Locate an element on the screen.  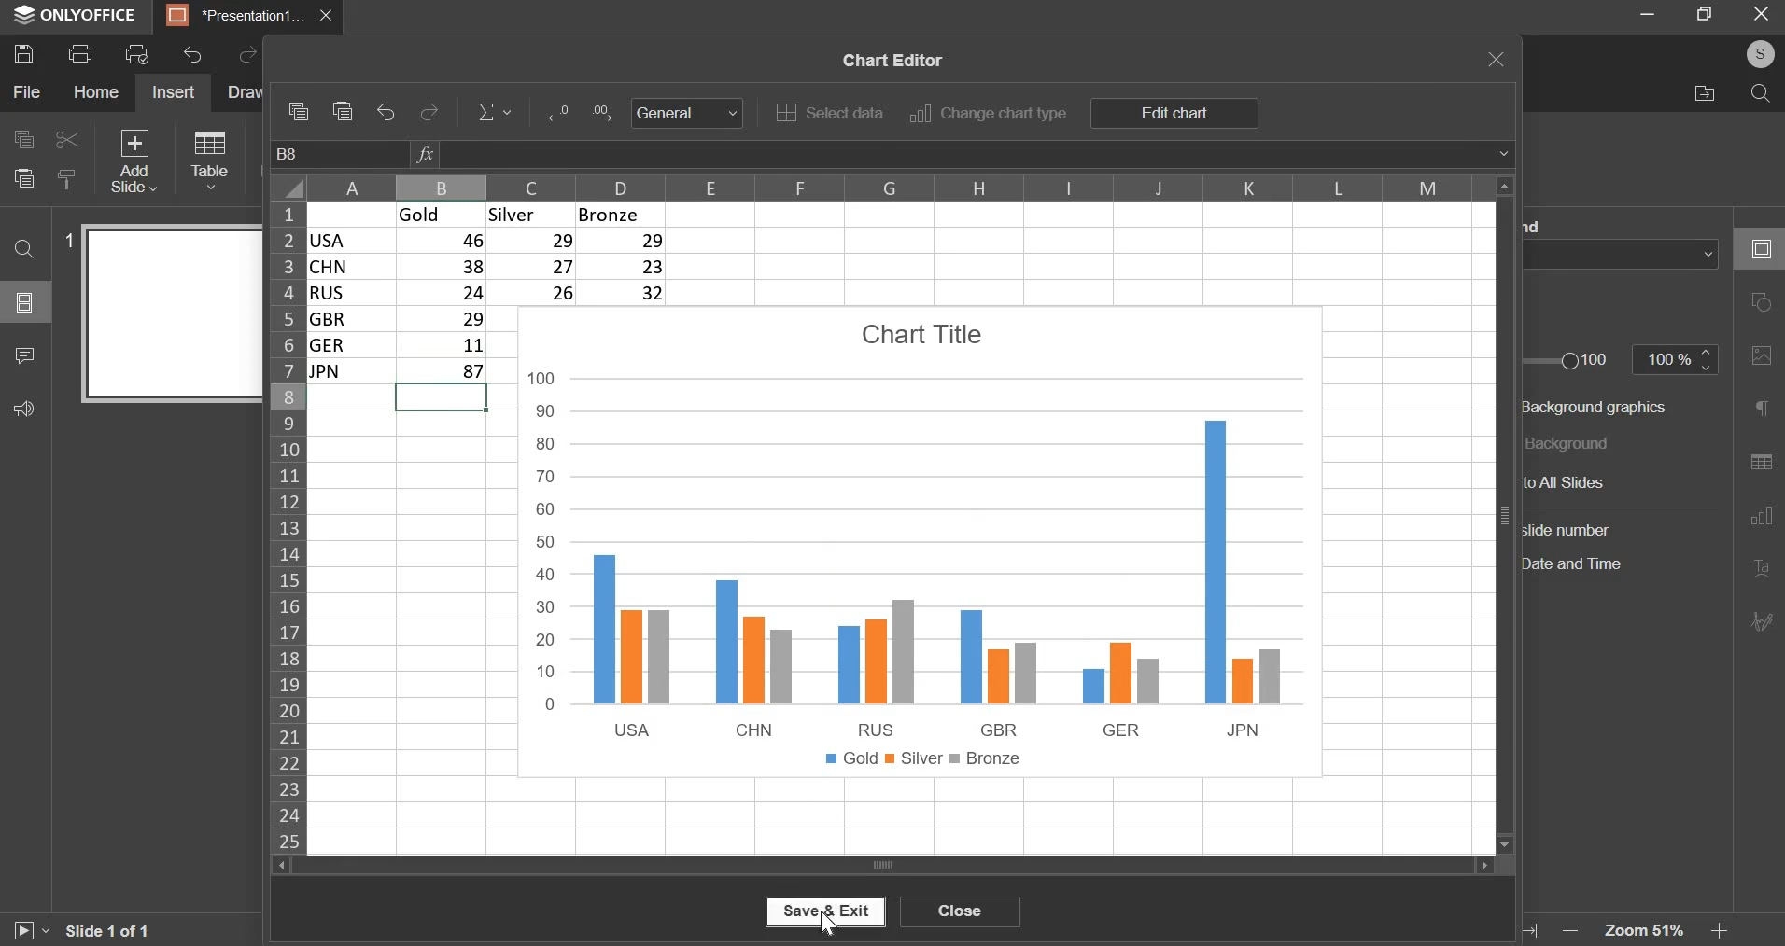
paste is located at coordinates (344, 112).